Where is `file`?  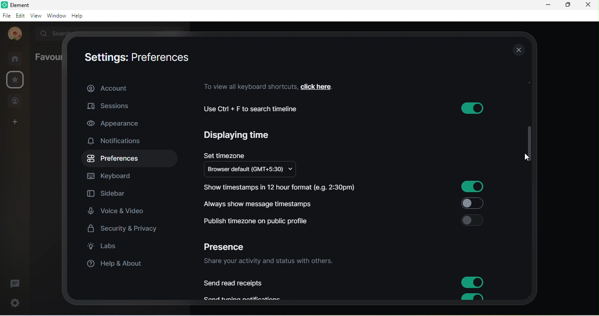
file is located at coordinates (6, 15).